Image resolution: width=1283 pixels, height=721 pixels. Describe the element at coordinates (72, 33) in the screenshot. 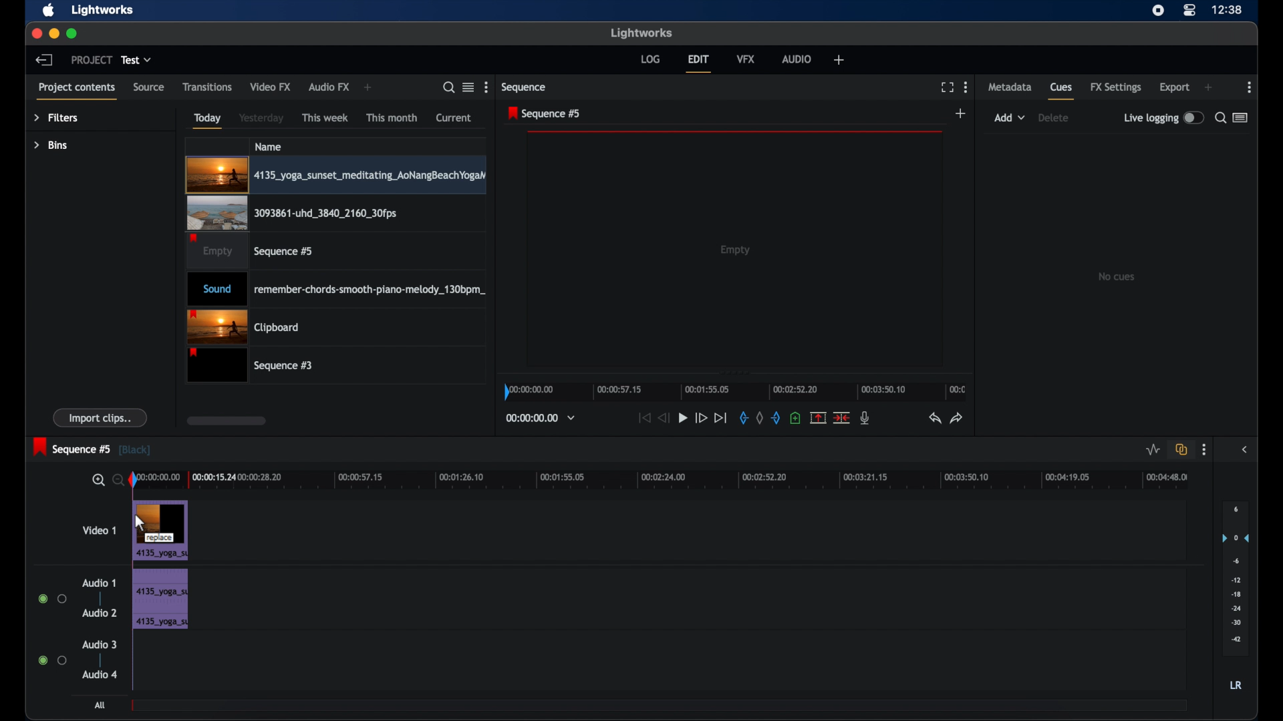

I see `maximize` at that location.